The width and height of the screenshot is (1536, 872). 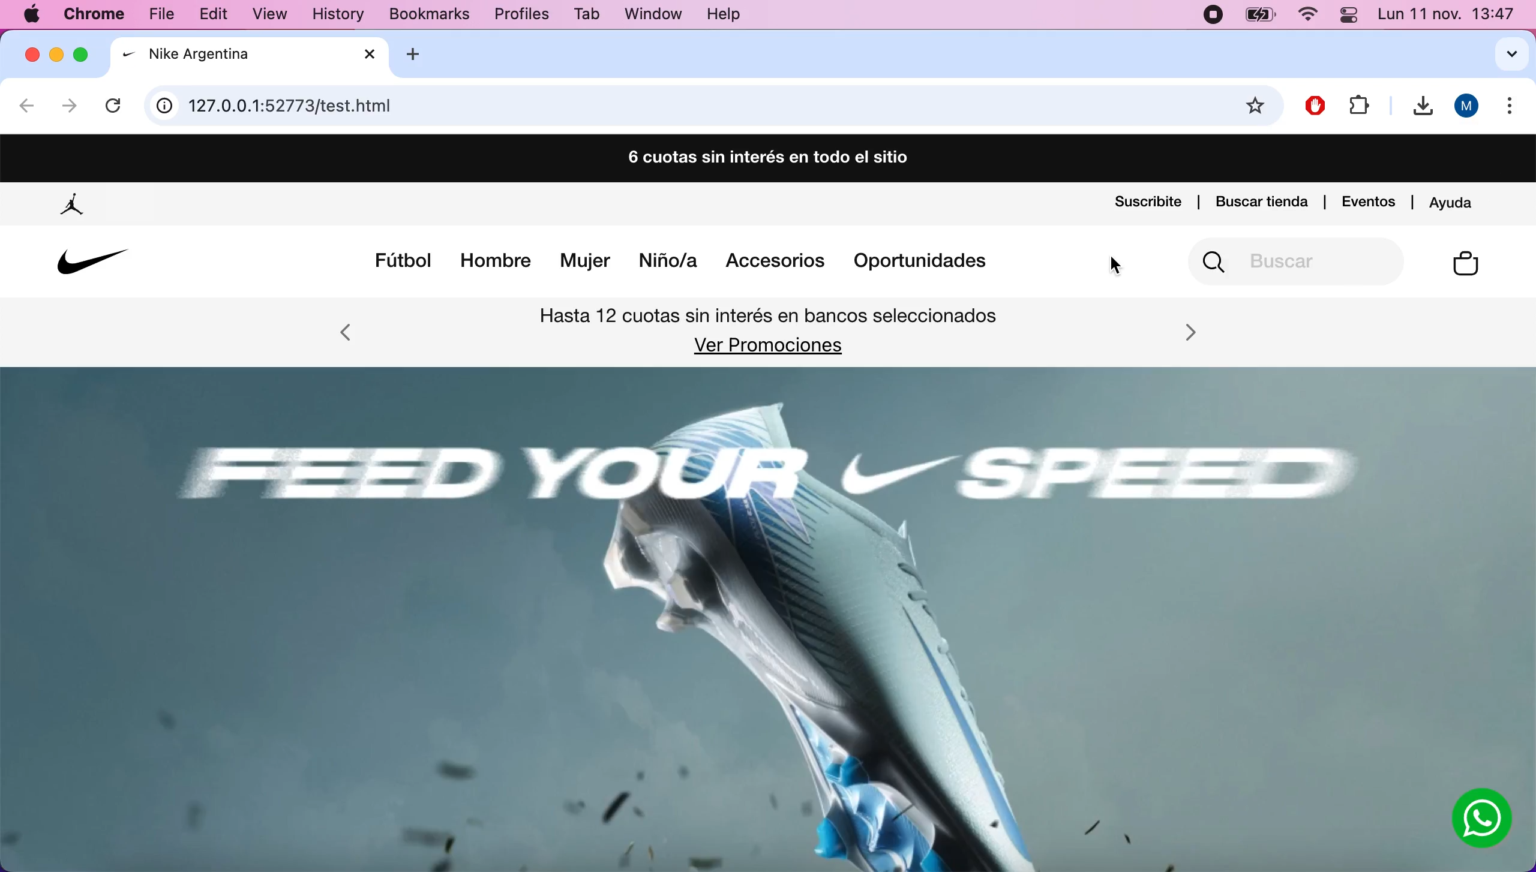 What do you see at coordinates (1317, 103) in the screenshot?
I see `stop ad blocker` at bounding box center [1317, 103].